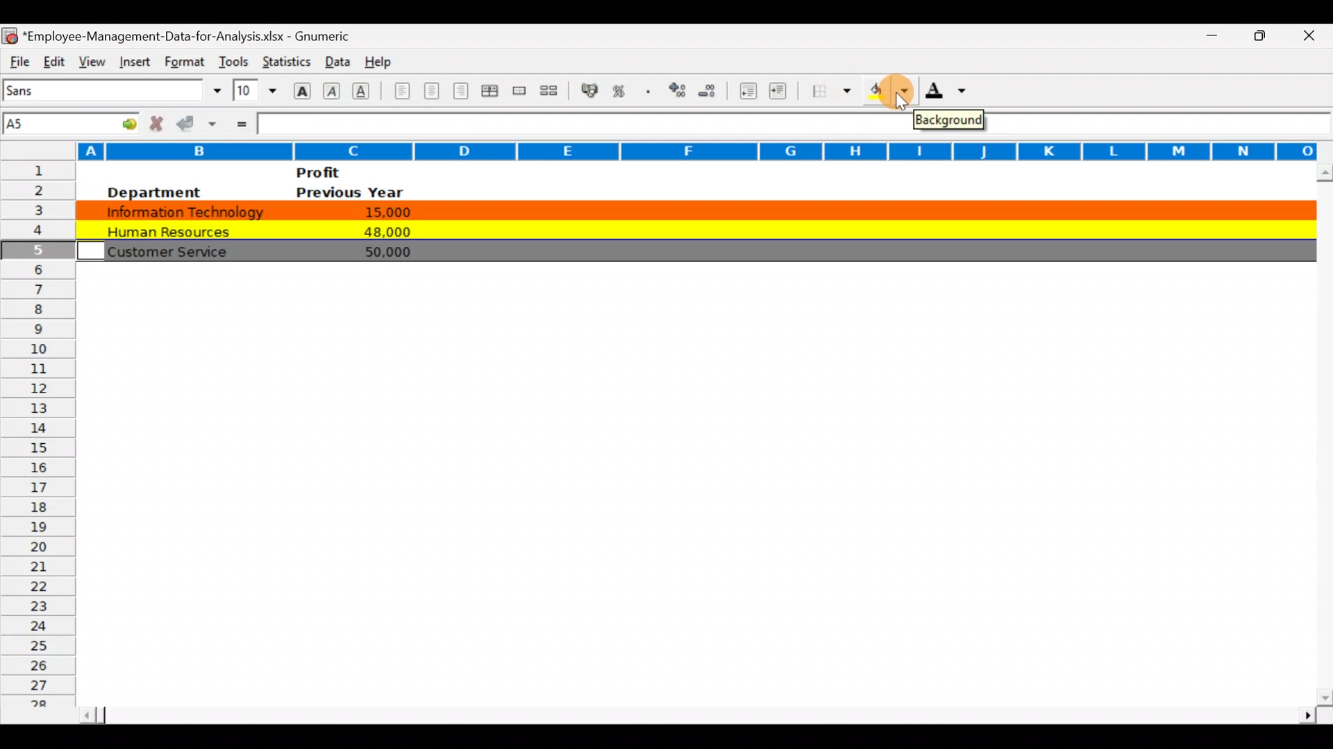  Describe the element at coordinates (659, 149) in the screenshot. I see `Columns` at that location.